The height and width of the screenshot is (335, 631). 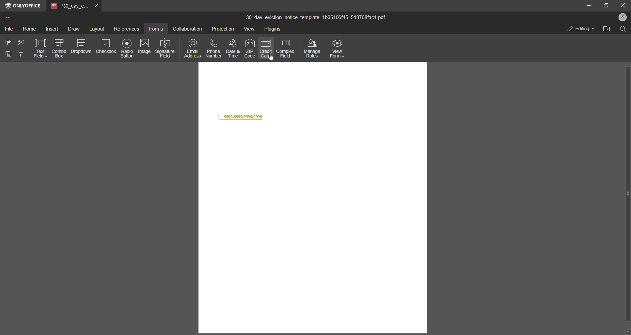 I want to click on check box, so click(x=58, y=48).